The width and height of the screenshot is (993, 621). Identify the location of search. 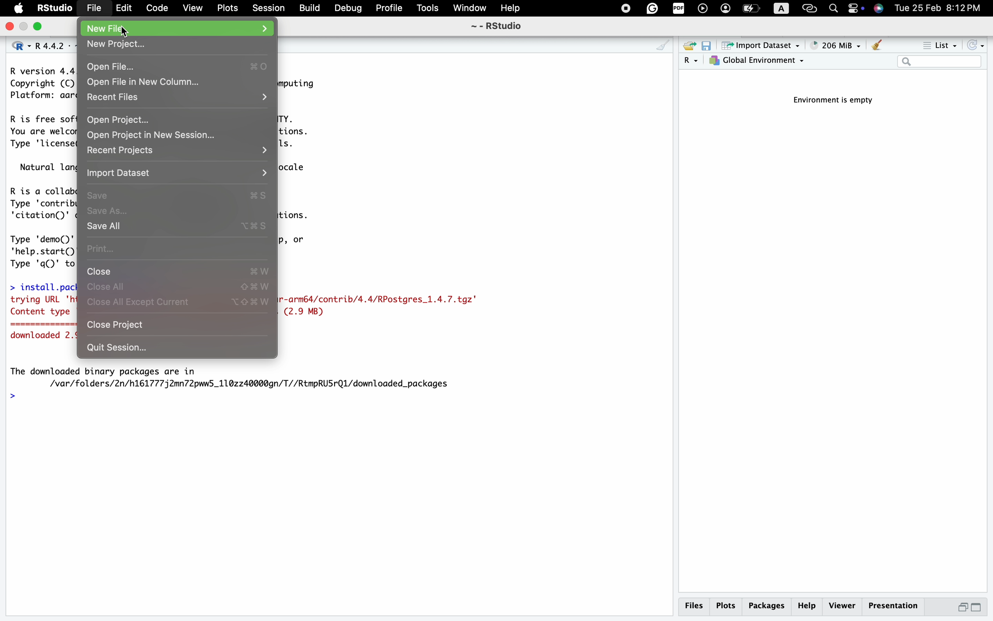
(832, 7).